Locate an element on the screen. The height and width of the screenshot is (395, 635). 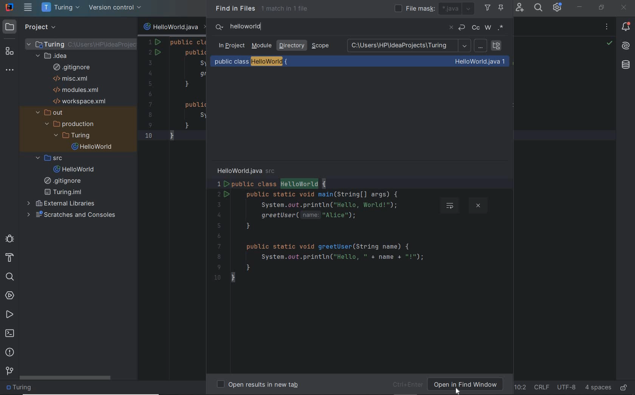
regex is located at coordinates (502, 28).